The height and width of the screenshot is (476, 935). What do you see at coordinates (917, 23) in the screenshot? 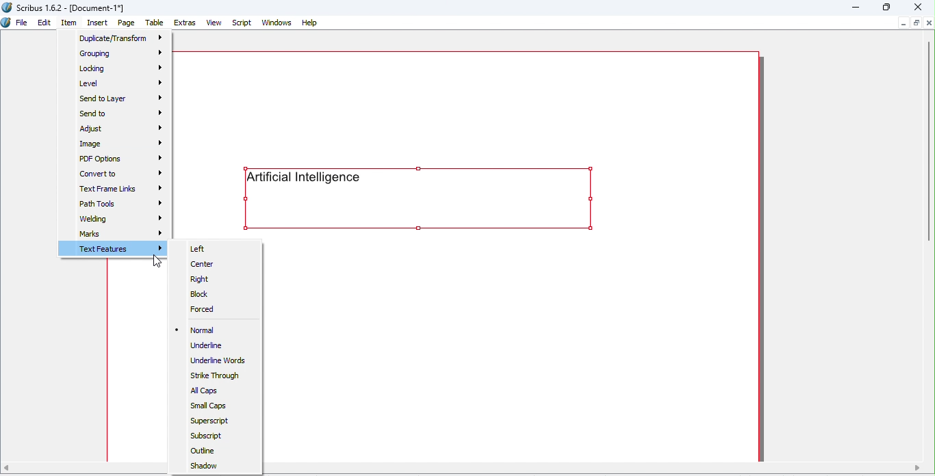
I see `restore down` at bounding box center [917, 23].